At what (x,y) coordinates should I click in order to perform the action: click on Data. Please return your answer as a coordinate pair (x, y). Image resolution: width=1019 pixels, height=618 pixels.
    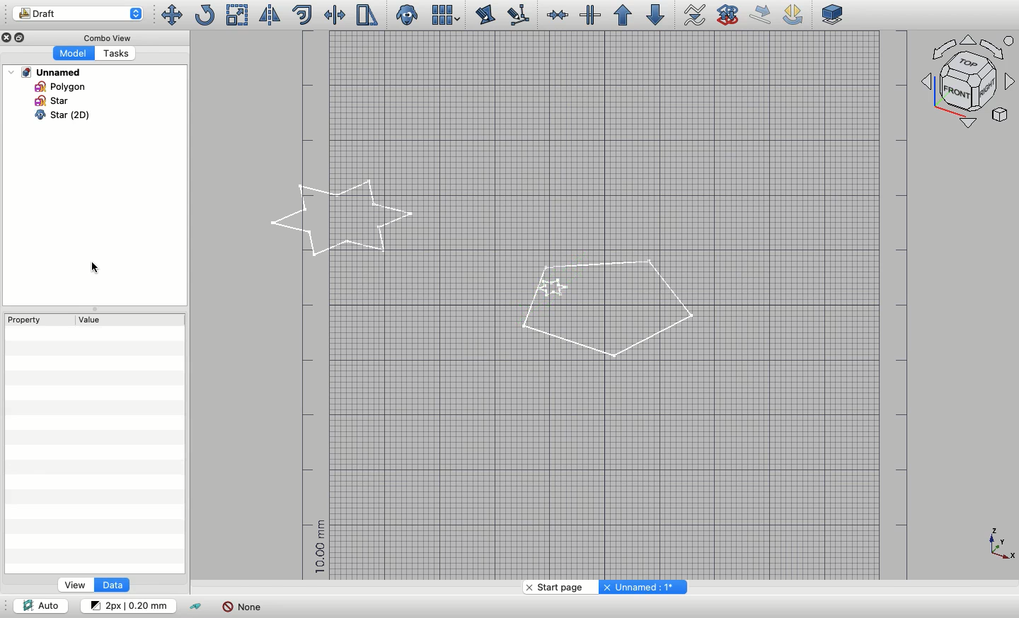
    Looking at the image, I should click on (111, 585).